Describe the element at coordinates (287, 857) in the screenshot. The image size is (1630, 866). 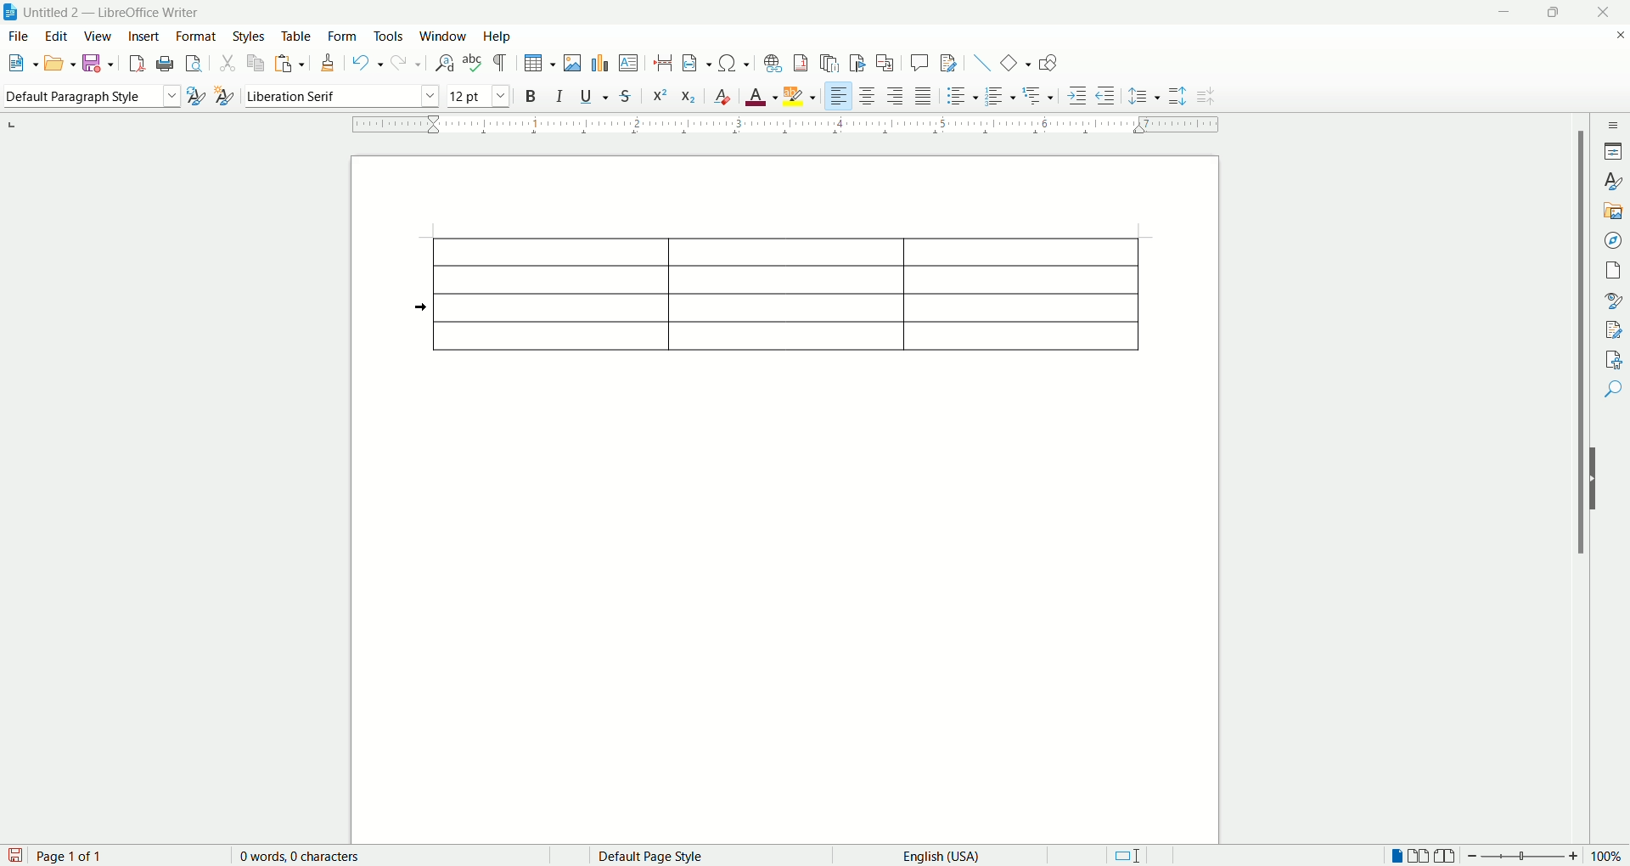
I see `0 words, 0 characters` at that location.